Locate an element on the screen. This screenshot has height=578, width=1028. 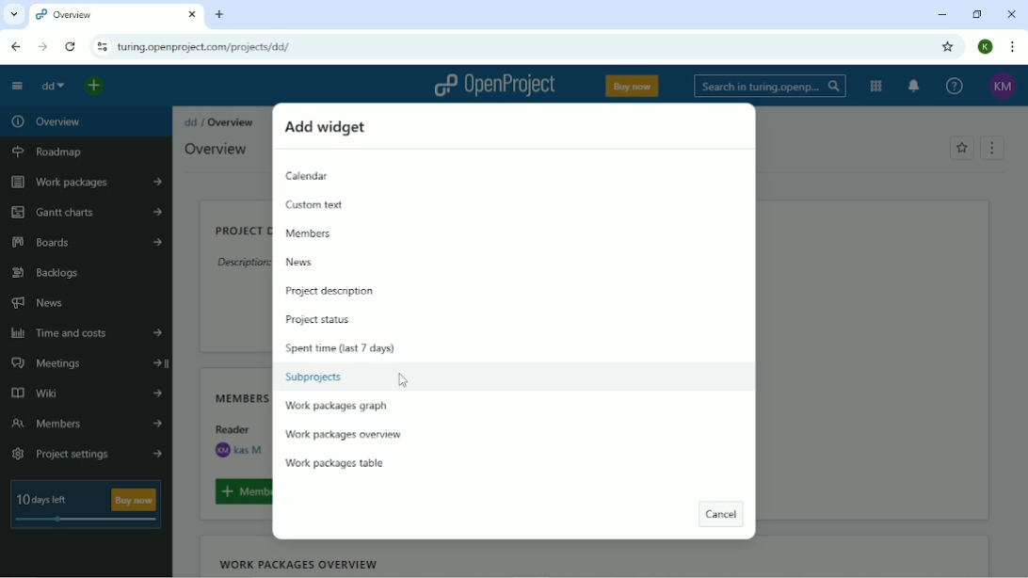
OpenProject is located at coordinates (496, 86).